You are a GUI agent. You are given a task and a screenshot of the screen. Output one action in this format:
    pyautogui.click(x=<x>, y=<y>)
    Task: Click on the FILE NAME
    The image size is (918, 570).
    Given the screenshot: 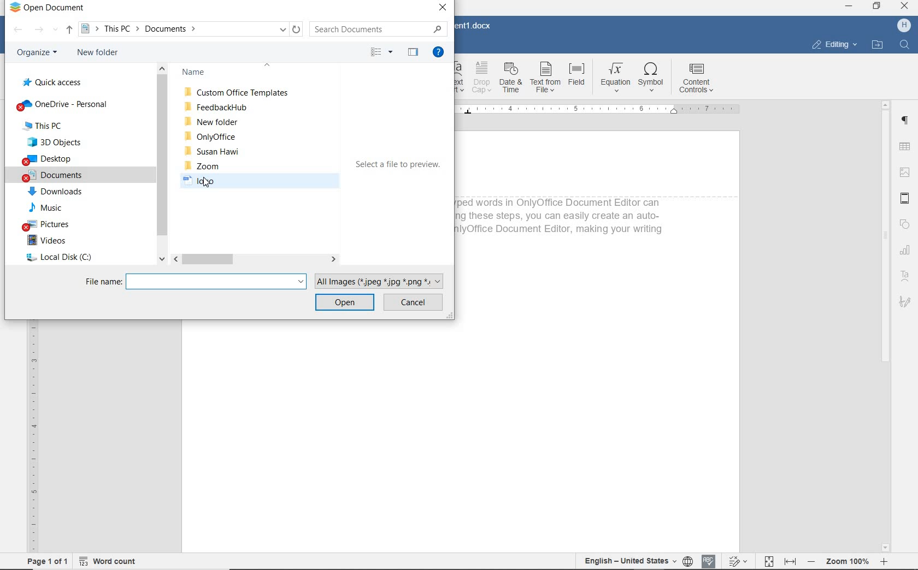 What is the action you would take?
    pyautogui.click(x=102, y=281)
    